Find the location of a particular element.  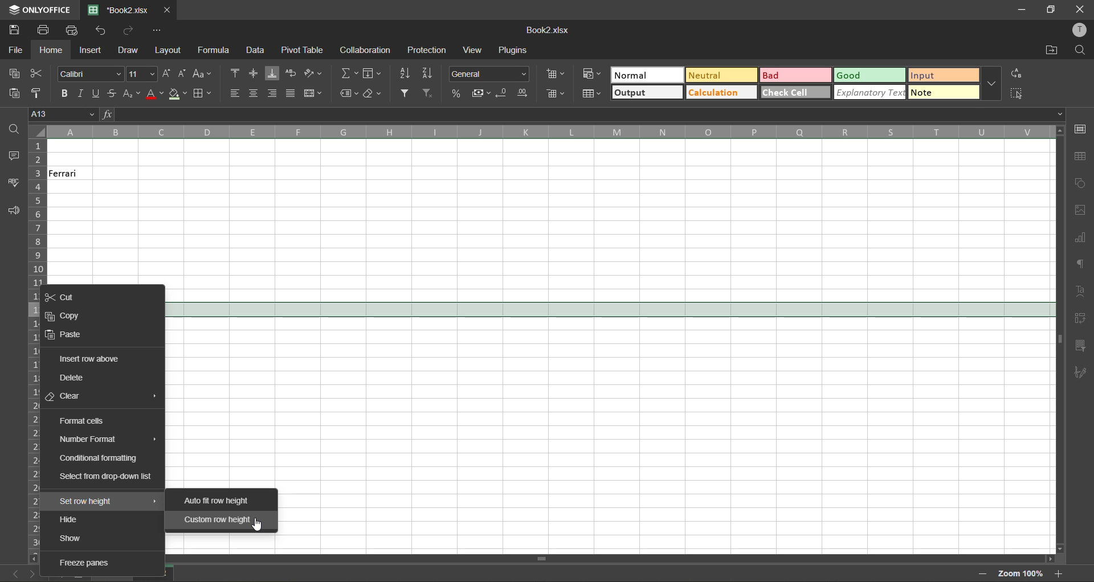

app name is located at coordinates (40, 10).